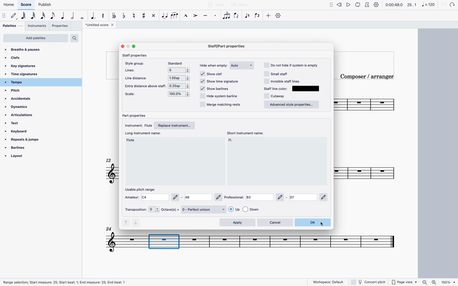  Describe the element at coordinates (258, 16) in the screenshot. I see `voice 2` at that location.